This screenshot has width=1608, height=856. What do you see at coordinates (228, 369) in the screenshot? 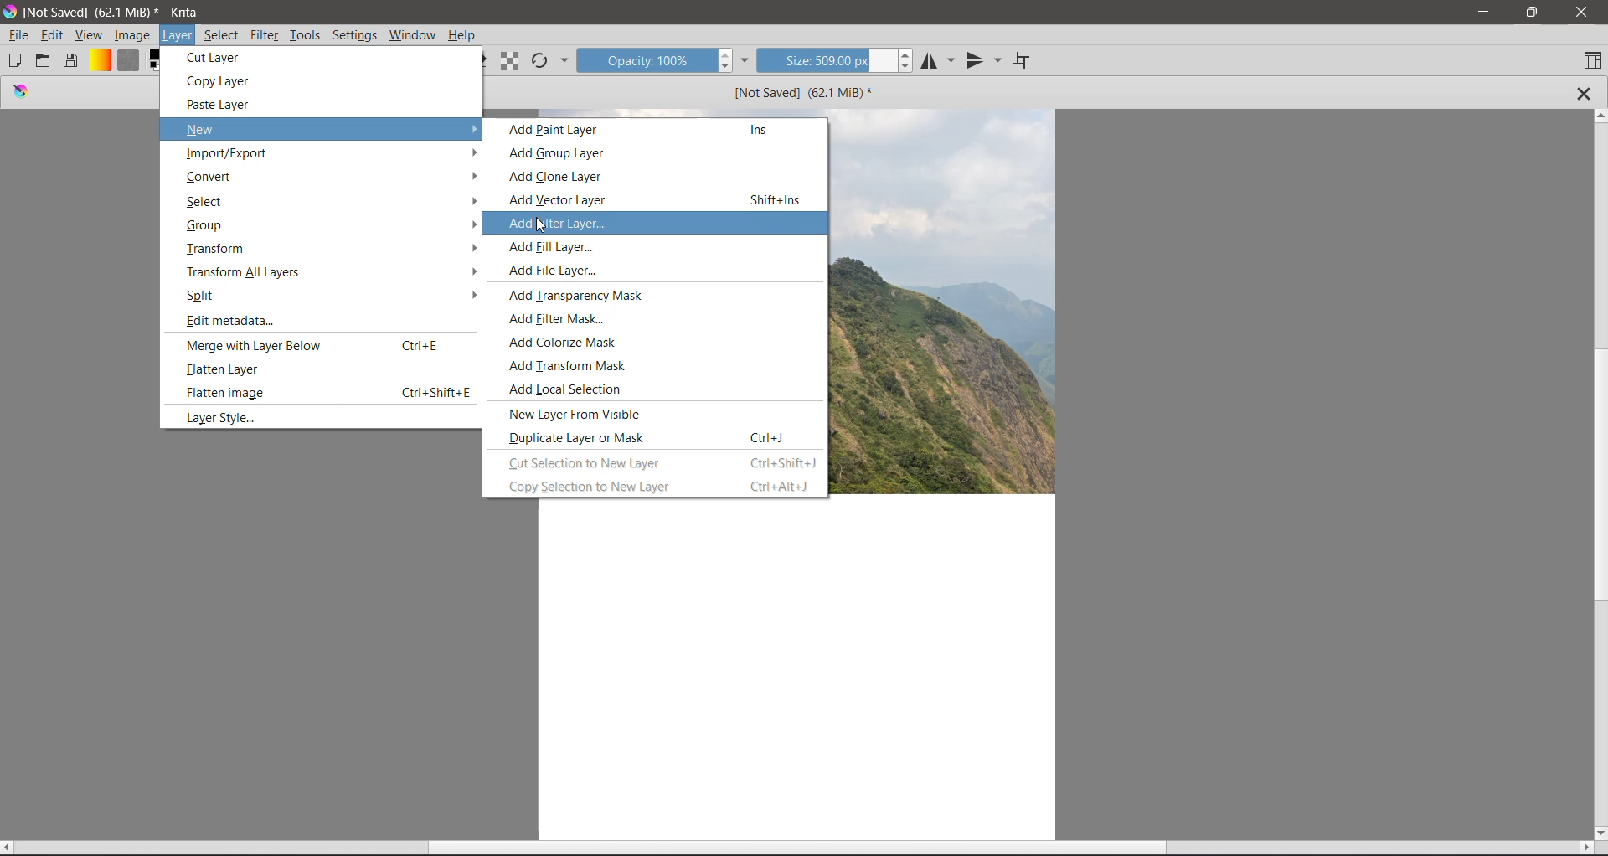
I see `Flatten Layer` at bounding box center [228, 369].